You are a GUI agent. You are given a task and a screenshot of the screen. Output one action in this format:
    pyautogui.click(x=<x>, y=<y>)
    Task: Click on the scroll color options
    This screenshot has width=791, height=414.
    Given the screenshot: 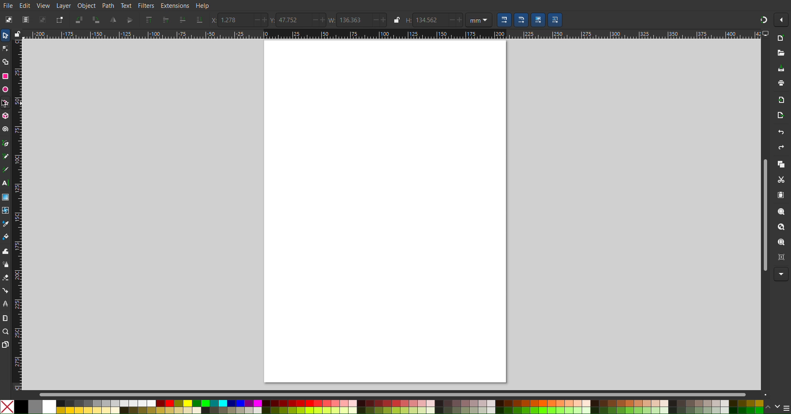 What is the action you would take?
    pyautogui.click(x=772, y=407)
    